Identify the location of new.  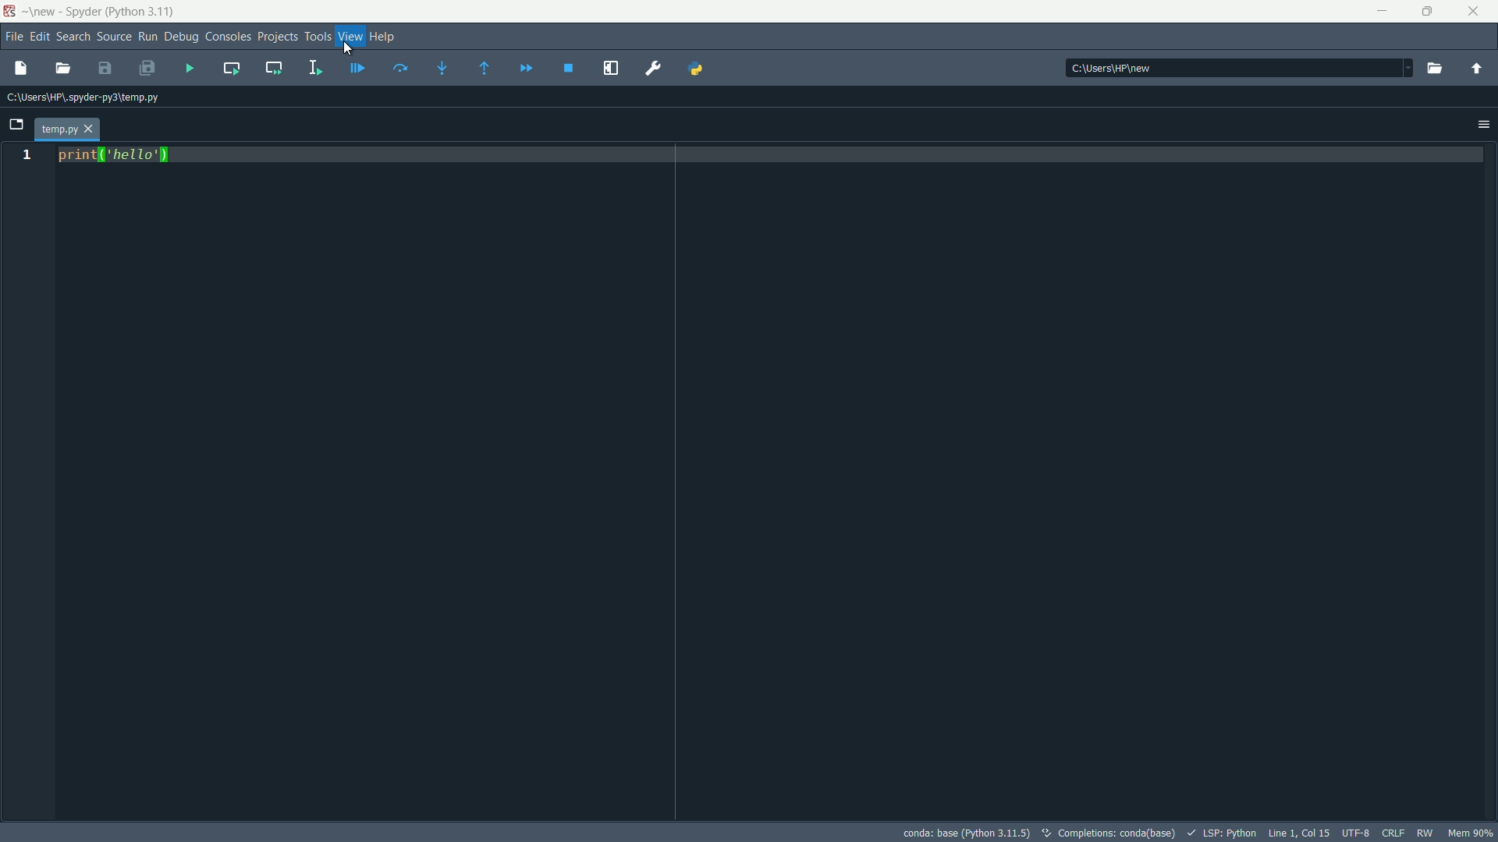
(43, 12).